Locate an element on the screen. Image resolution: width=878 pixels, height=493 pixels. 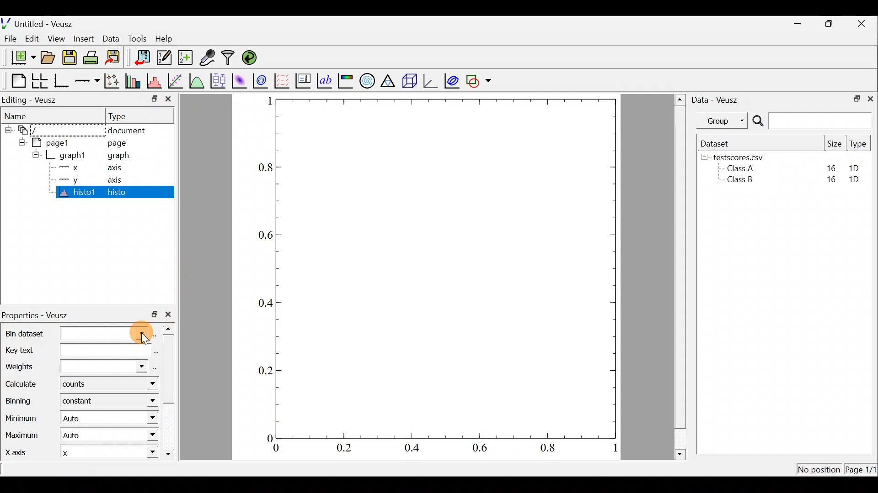
File is located at coordinates (11, 38).